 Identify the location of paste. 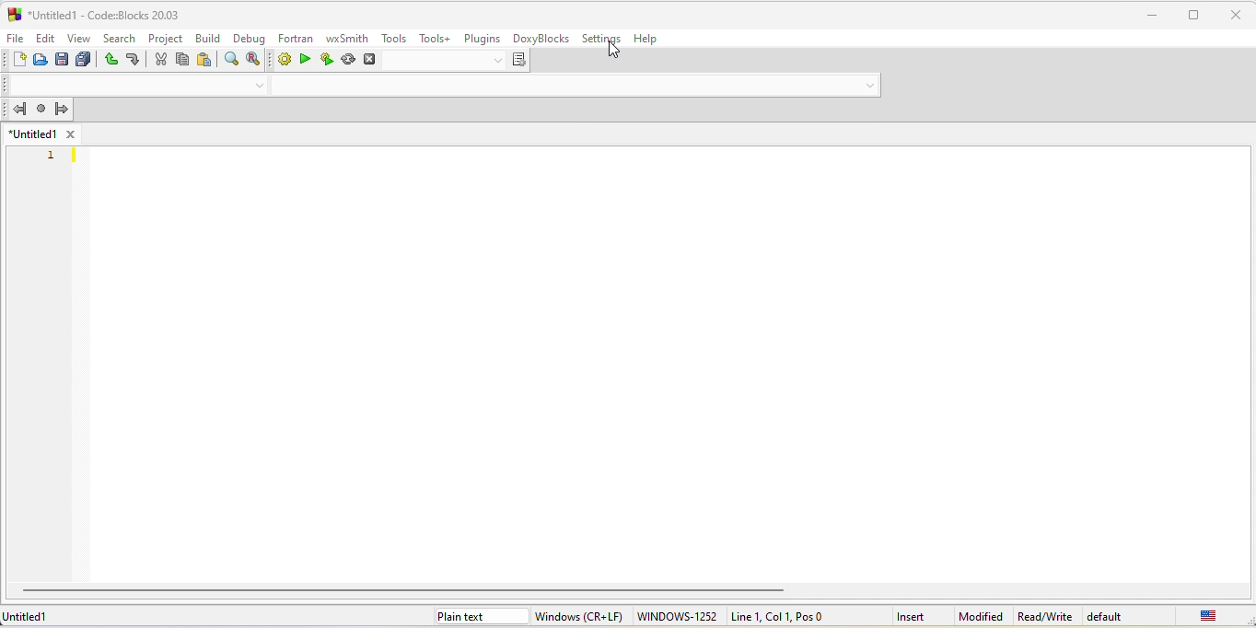
(205, 60).